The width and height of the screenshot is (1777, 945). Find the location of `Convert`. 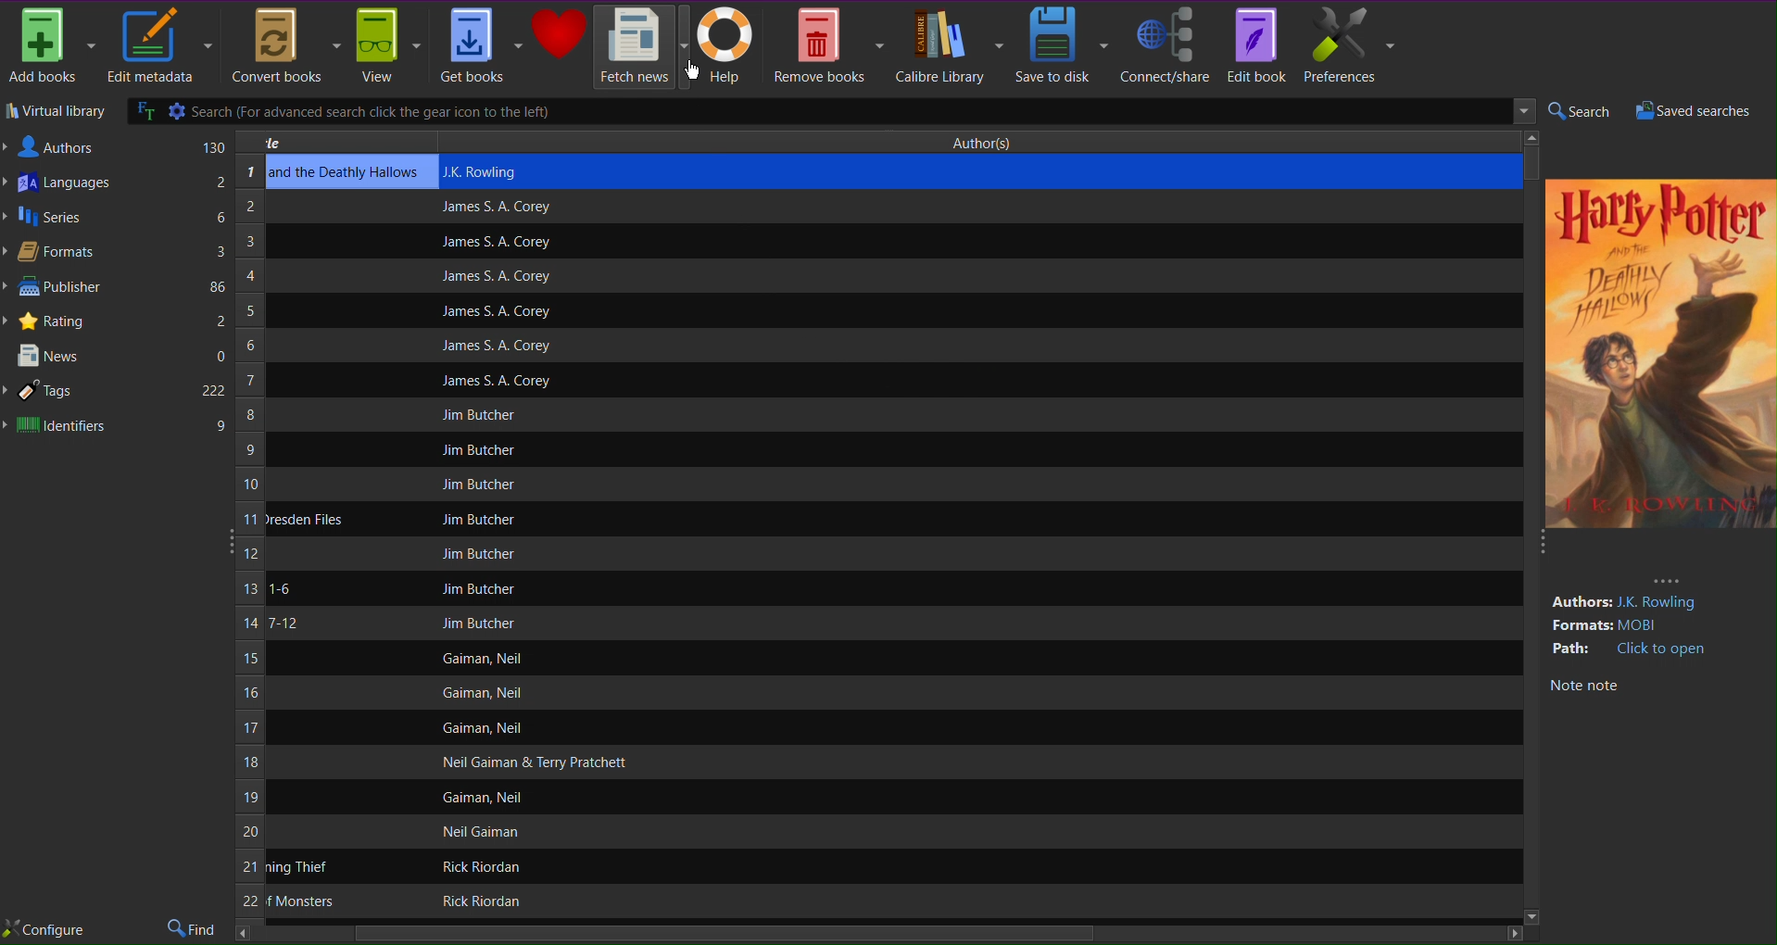

Convert is located at coordinates (283, 46).